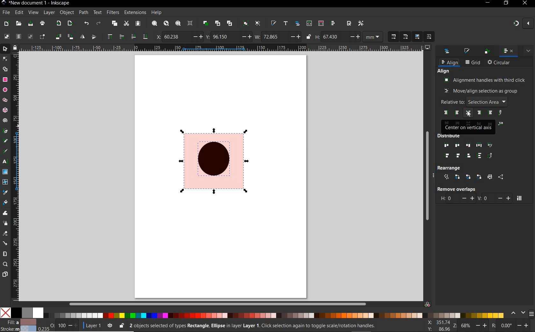  Describe the element at coordinates (225, 47) in the screenshot. I see `ruler` at that location.